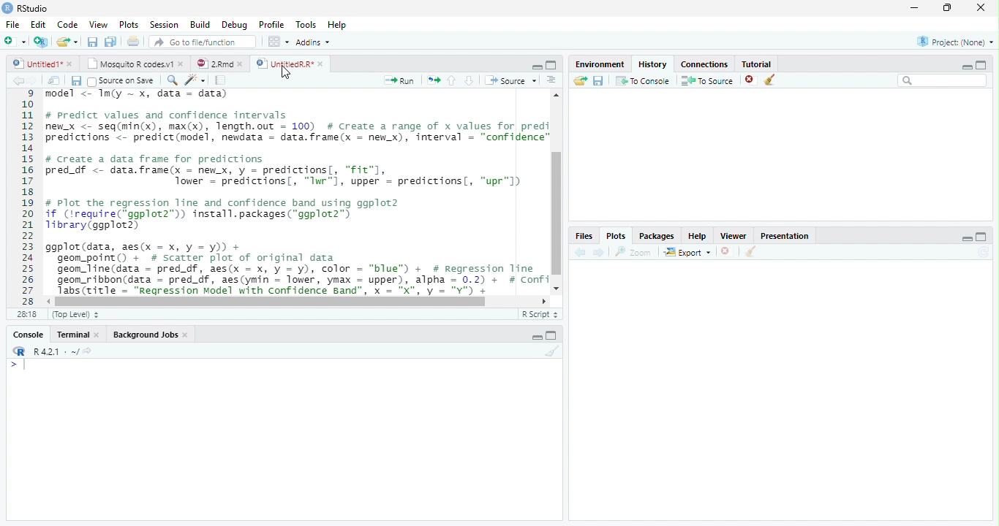  What do you see at coordinates (956, 41) in the screenshot?
I see `Project (None)` at bounding box center [956, 41].